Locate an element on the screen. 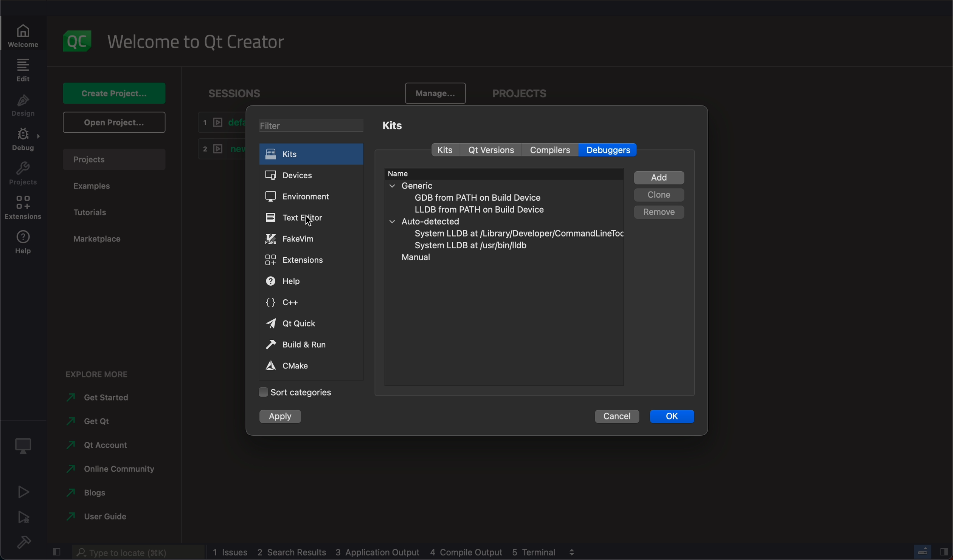 This screenshot has width=953, height=560. progress bar is located at coordinates (924, 551).